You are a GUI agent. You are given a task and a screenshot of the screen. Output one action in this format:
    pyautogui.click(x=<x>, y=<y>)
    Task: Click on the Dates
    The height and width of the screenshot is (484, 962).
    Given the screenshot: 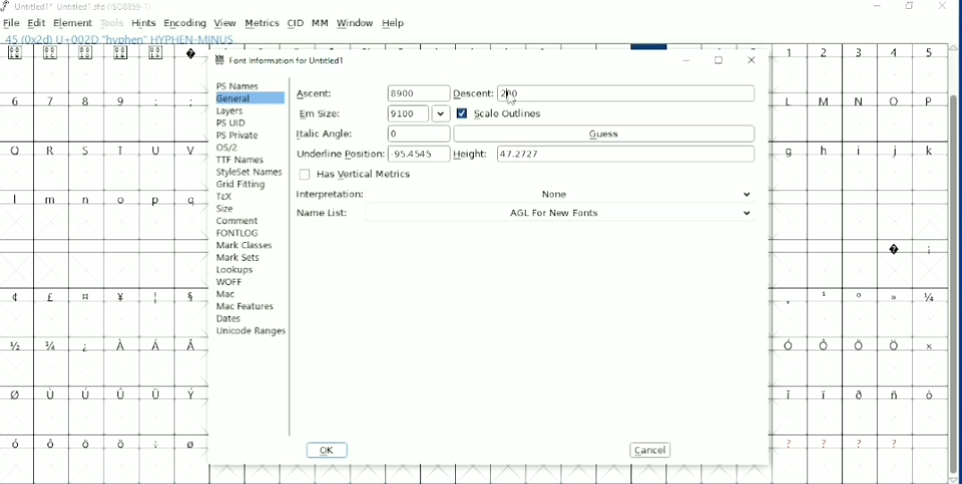 What is the action you would take?
    pyautogui.click(x=228, y=319)
    